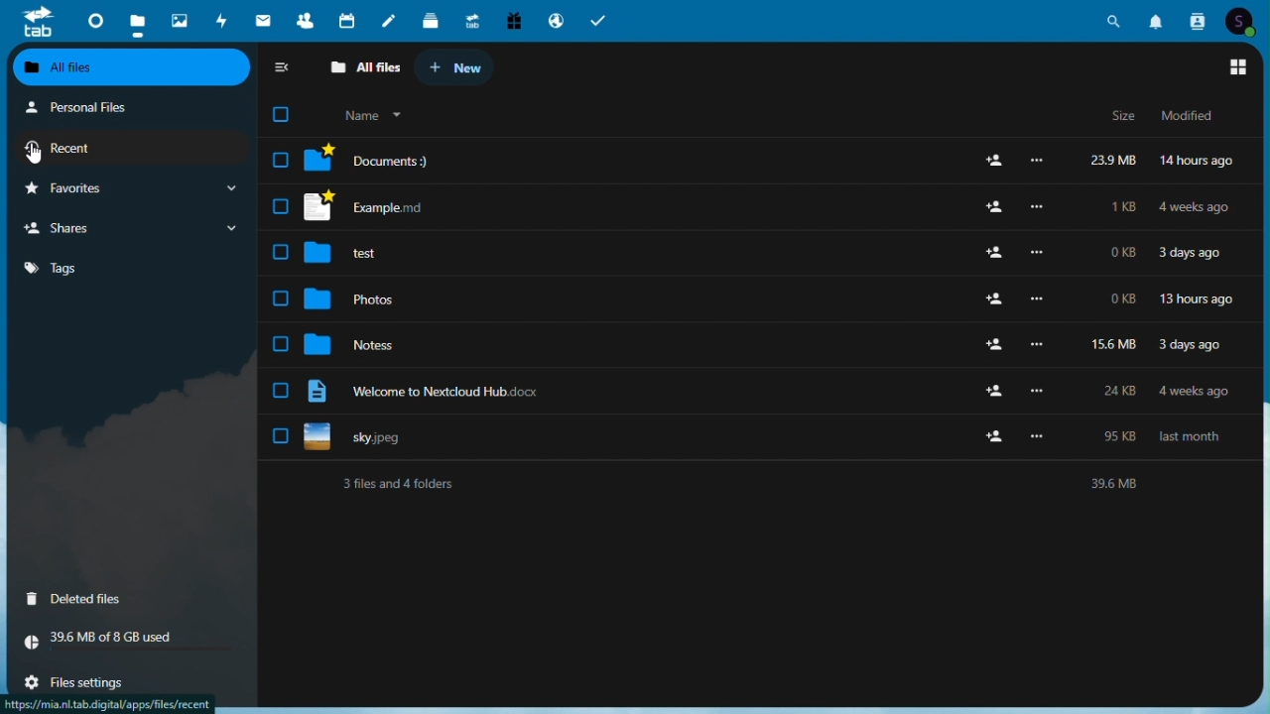 This screenshot has width=1270, height=714. Describe the element at coordinates (281, 253) in the screenshot. I see `checkbox` at that location.